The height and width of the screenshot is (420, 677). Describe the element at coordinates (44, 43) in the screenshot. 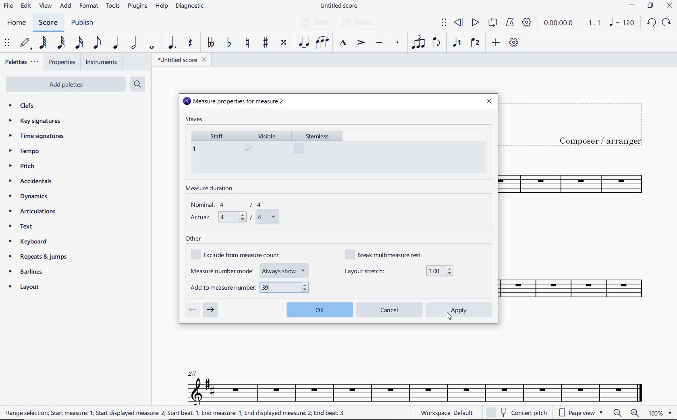

I see `64TH NOTE` at that location.